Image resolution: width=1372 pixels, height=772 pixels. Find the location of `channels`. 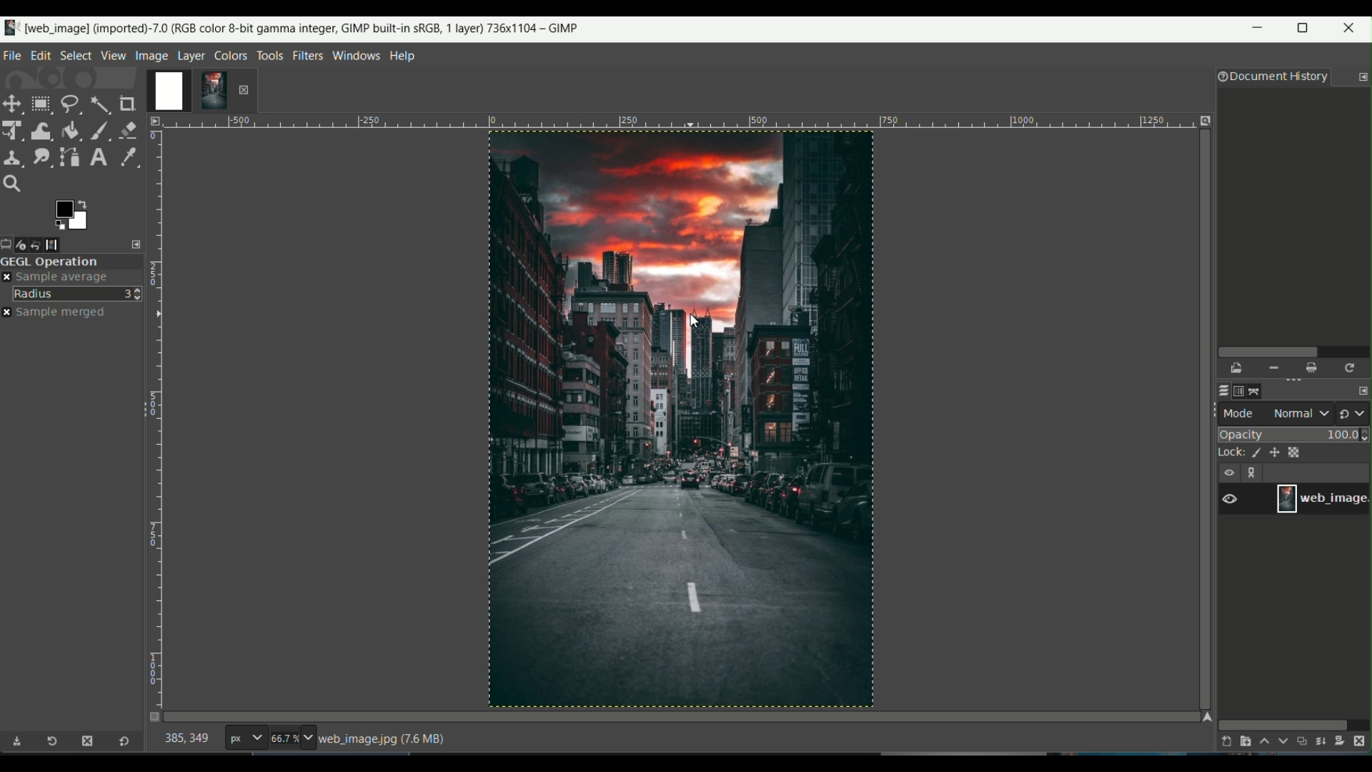

channels is located at coordinates (1240, 391).